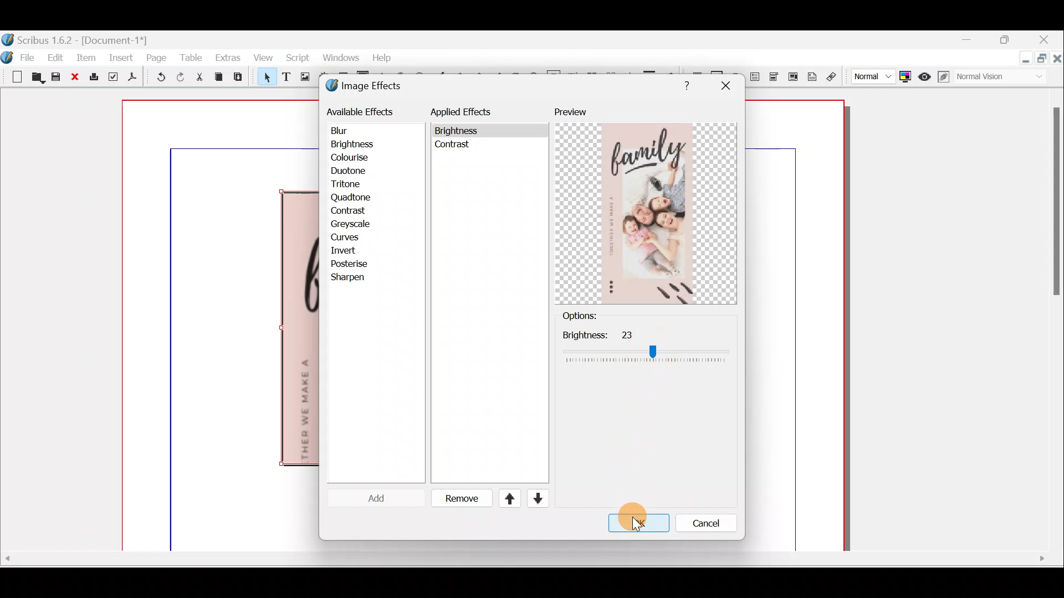 The height and width of the screenshot is (598, 1064). I want to click on Extras, so click(227, 57).